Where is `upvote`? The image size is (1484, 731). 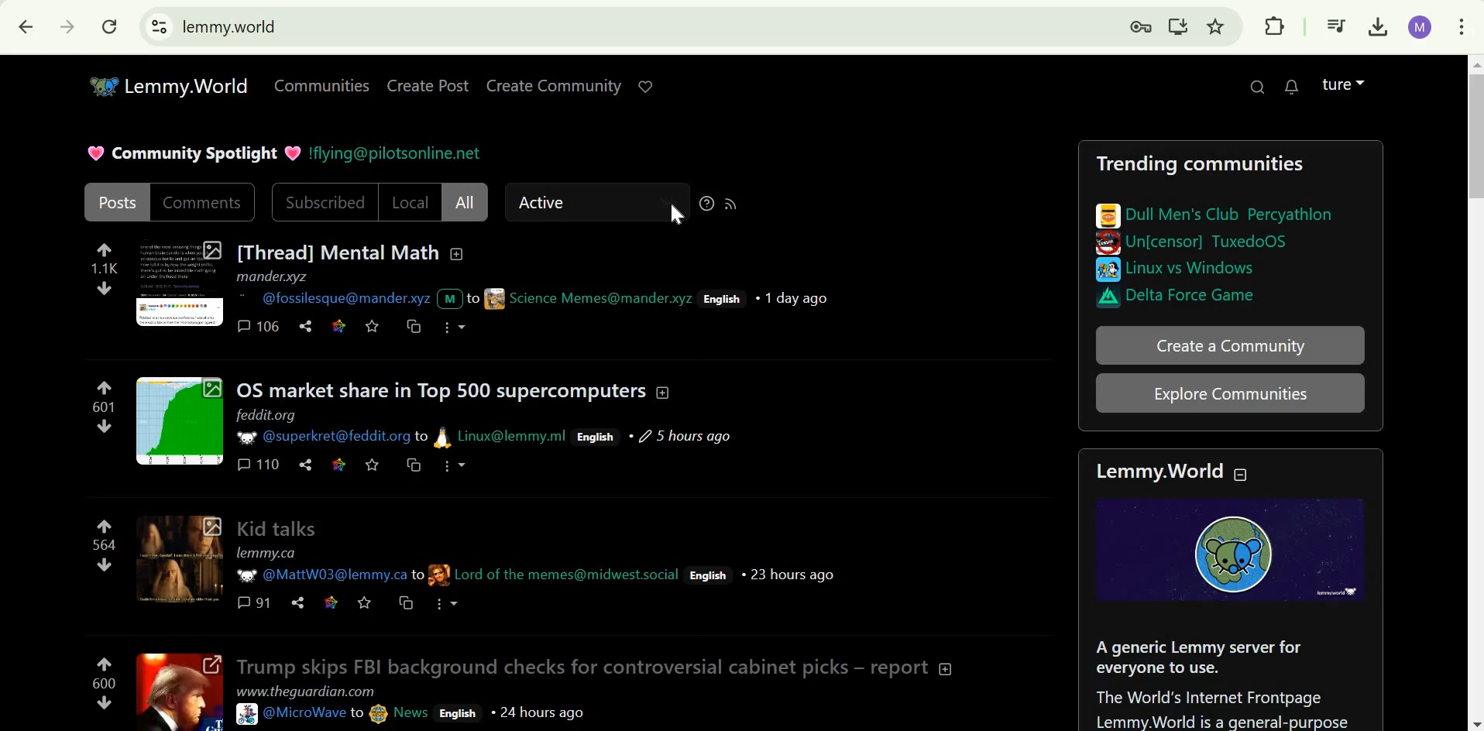 upvote is located at coordinates (104, 663).